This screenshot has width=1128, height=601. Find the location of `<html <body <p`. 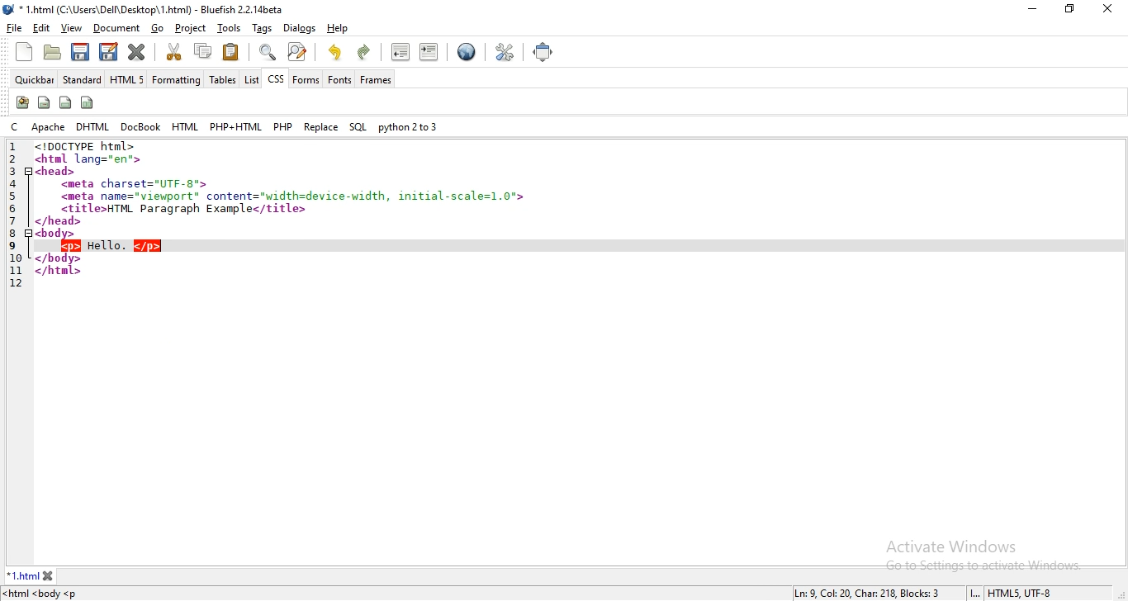

<html <body <p is located at coordinates (45, 594).